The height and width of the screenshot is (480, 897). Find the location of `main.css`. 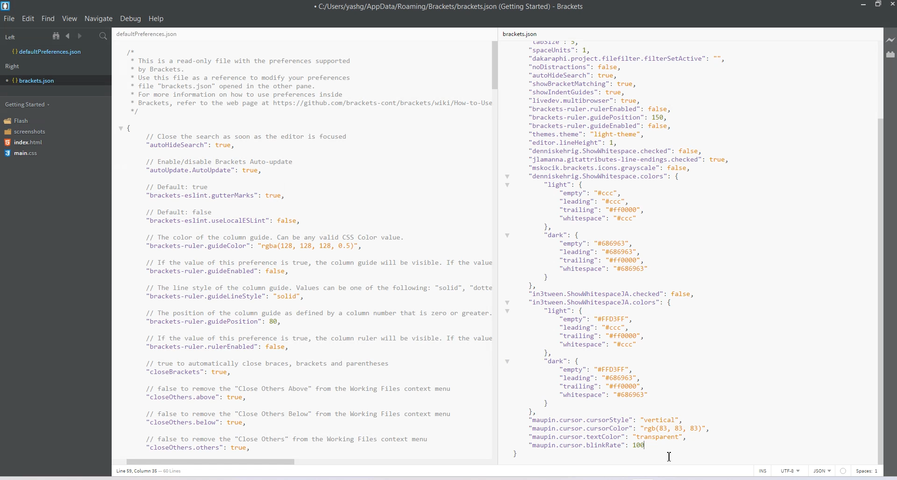

main.css is located at coordinates (21, 153).